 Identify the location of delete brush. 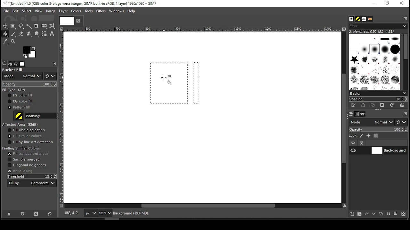
(383, 105).